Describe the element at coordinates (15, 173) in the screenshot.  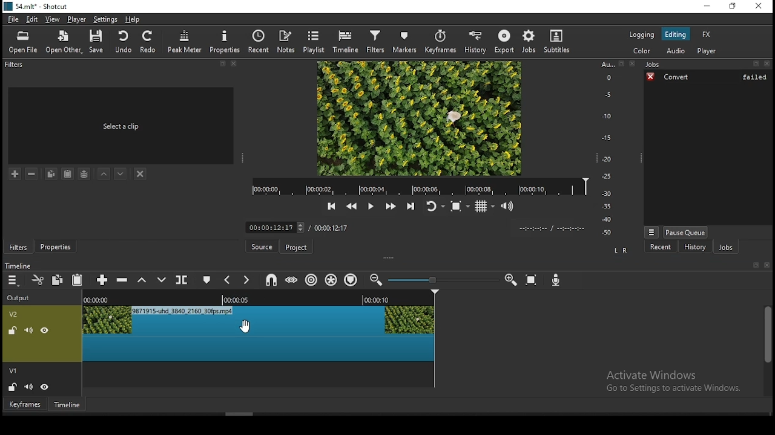
I see `add filter` at that location.